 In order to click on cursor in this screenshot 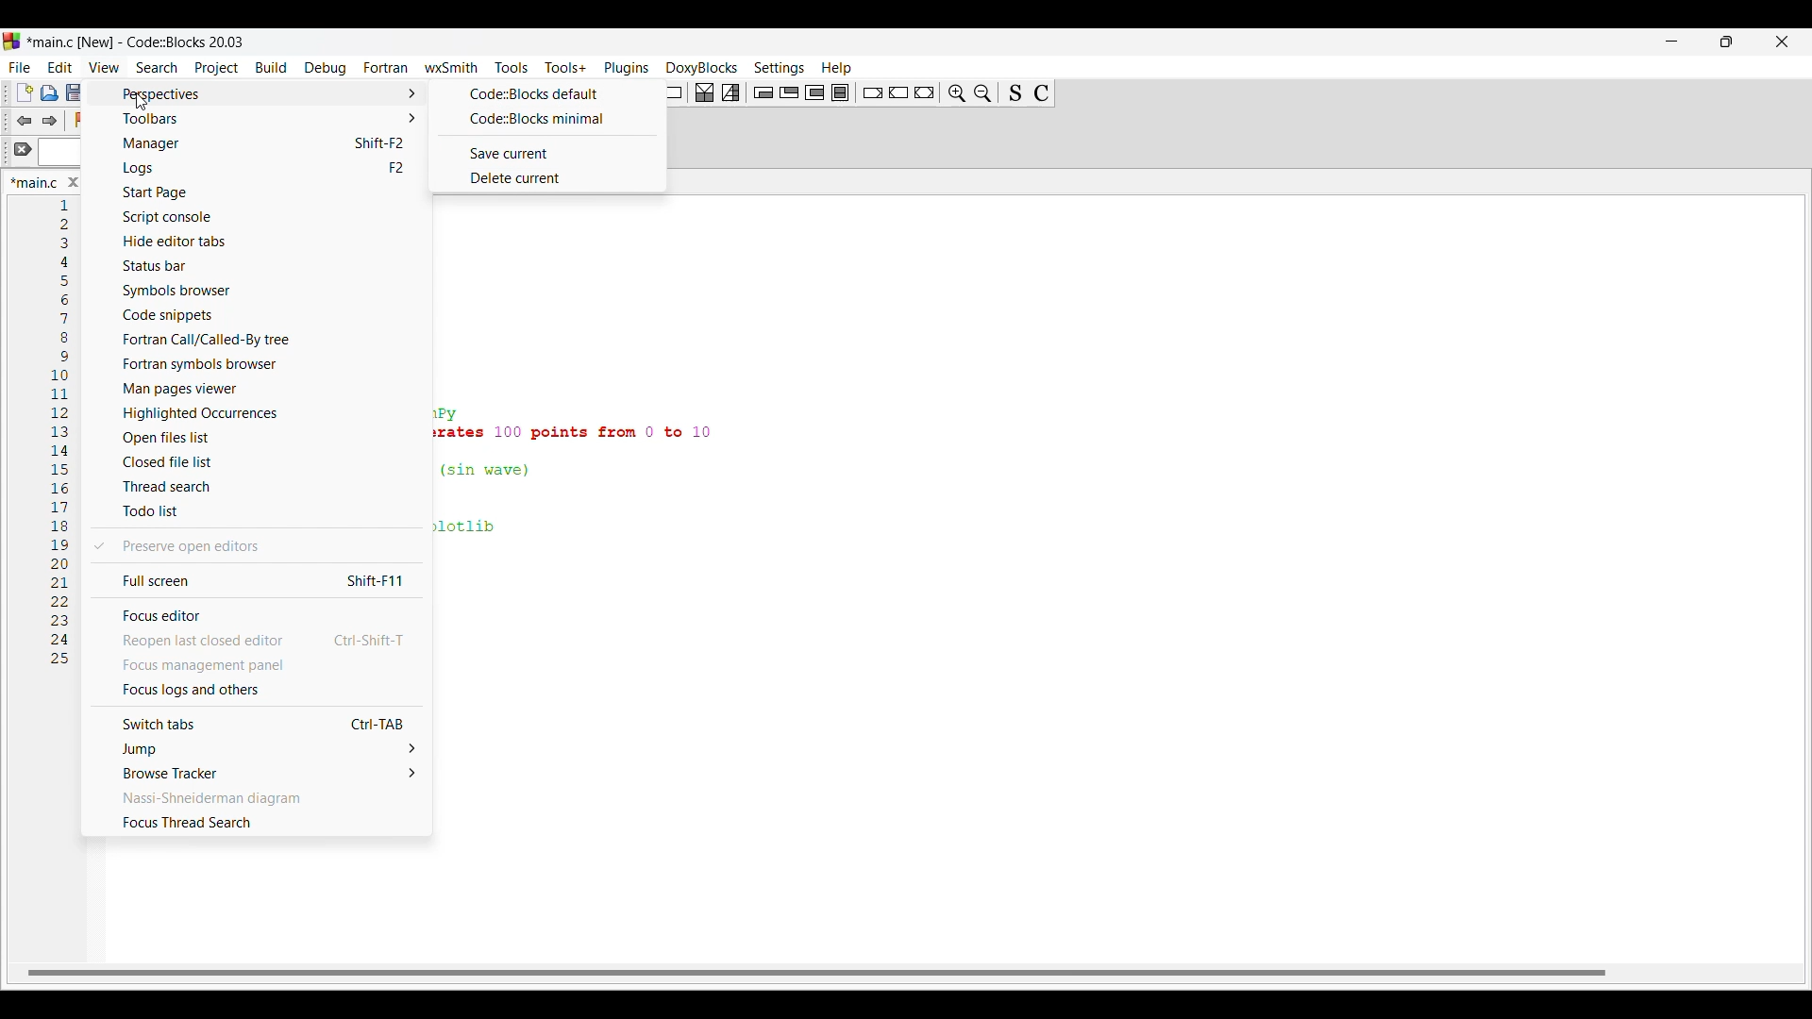, I will do `click(150, 106)`.